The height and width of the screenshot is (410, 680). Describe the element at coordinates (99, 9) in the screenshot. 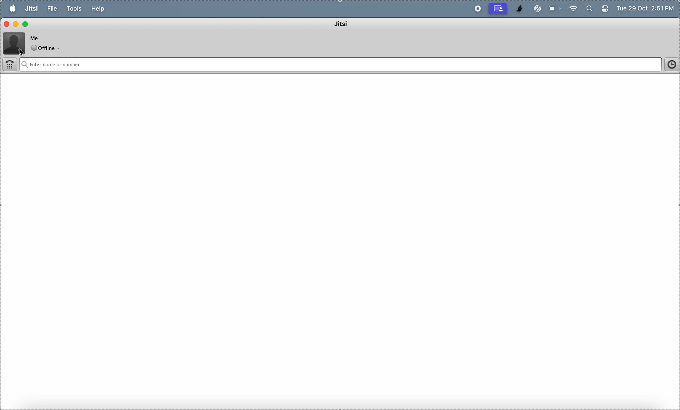

I see `help` at that location.